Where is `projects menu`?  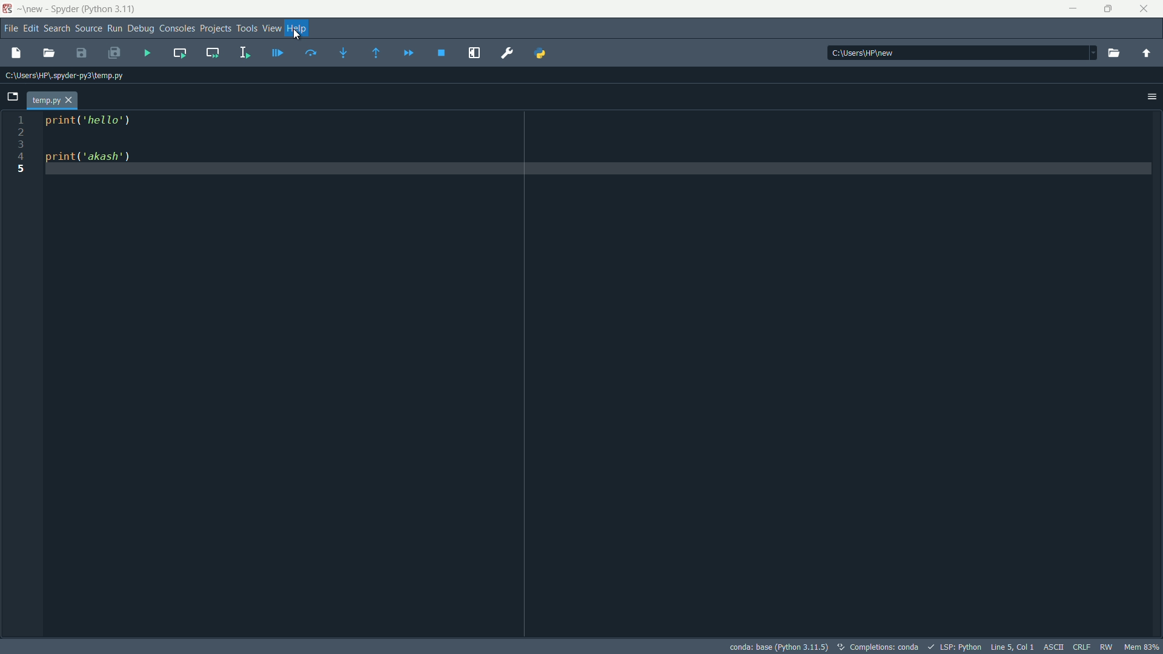
projects menu is located at coordinates (214, 29).